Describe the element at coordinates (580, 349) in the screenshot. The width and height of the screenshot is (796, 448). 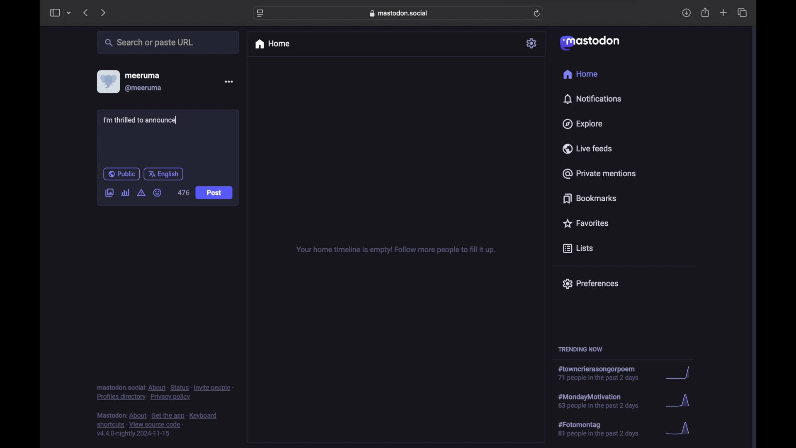
I see `trending now` at that location.